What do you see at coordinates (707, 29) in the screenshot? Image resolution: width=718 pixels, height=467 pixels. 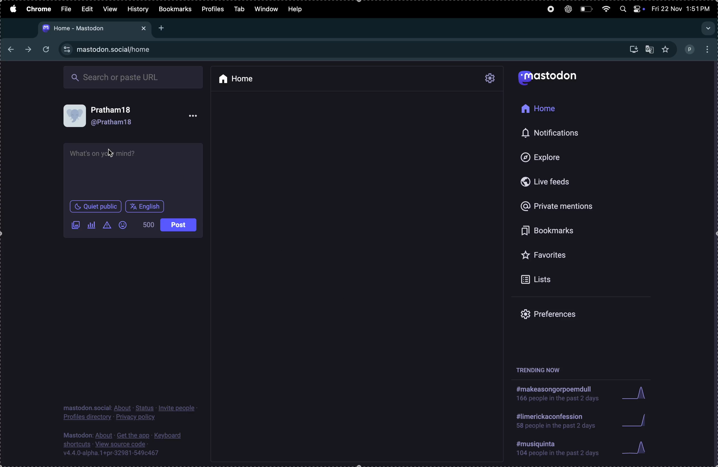 I see `search tab` at bounding box center [707, 29].